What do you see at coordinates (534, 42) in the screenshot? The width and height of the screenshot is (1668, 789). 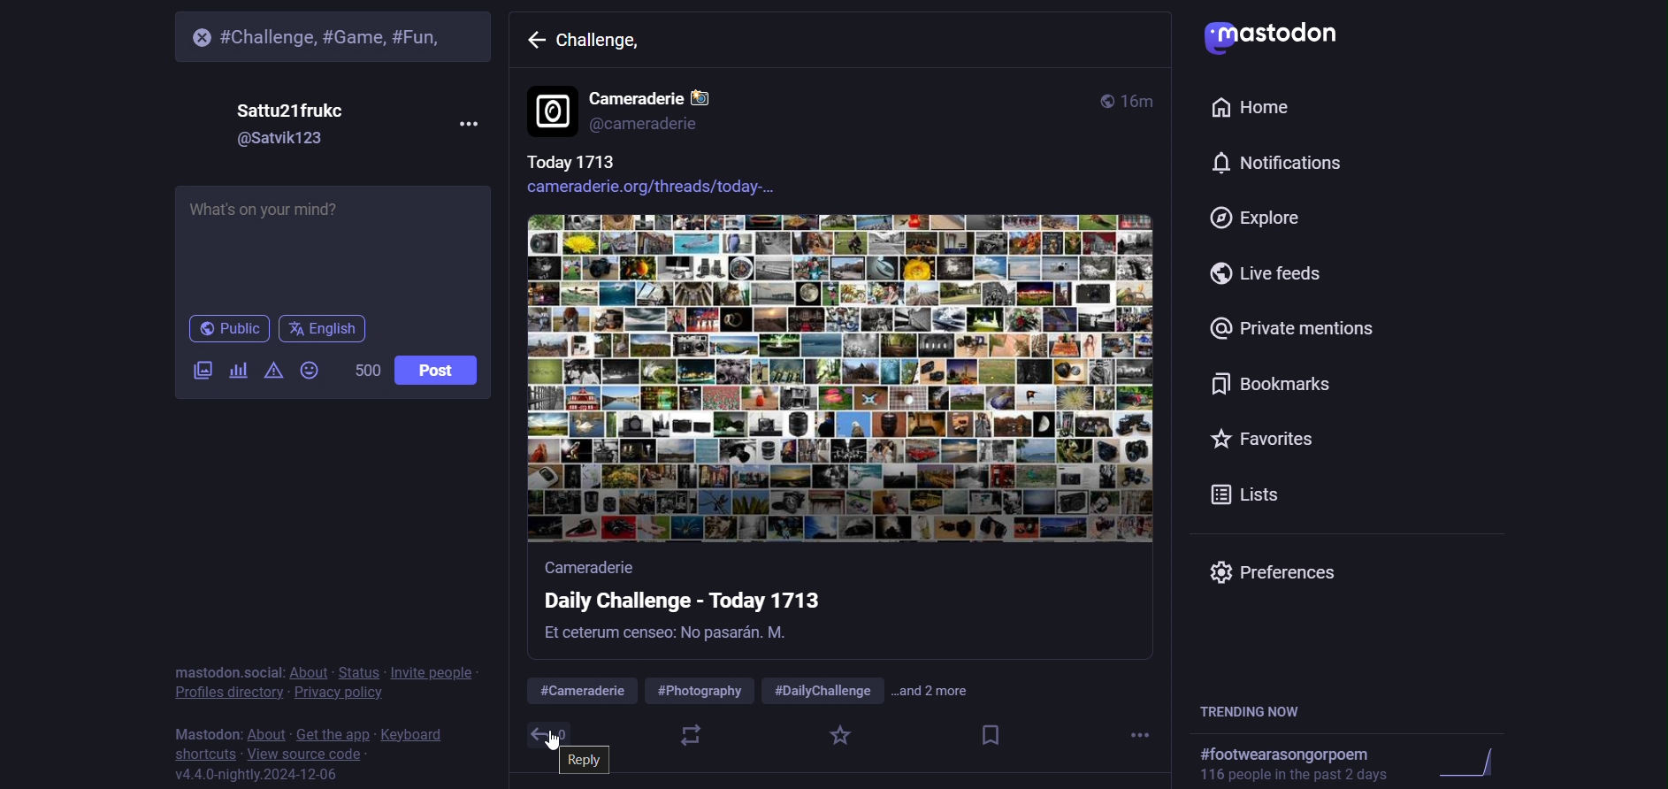 I see `back` at bounding box center [534, 42].